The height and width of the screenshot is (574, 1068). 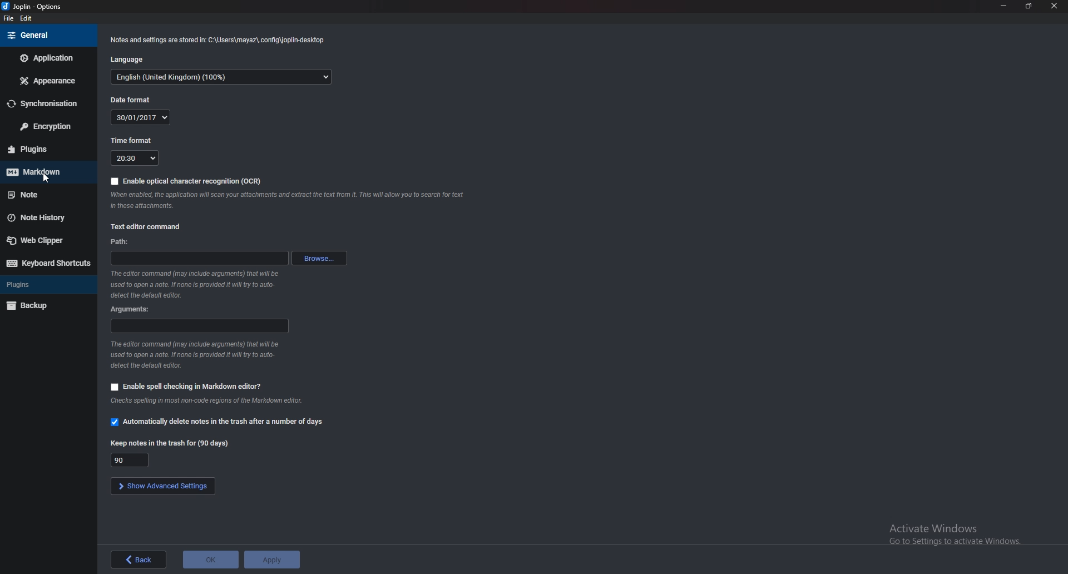 I want to click on Note history, so click(x=47, y=217).